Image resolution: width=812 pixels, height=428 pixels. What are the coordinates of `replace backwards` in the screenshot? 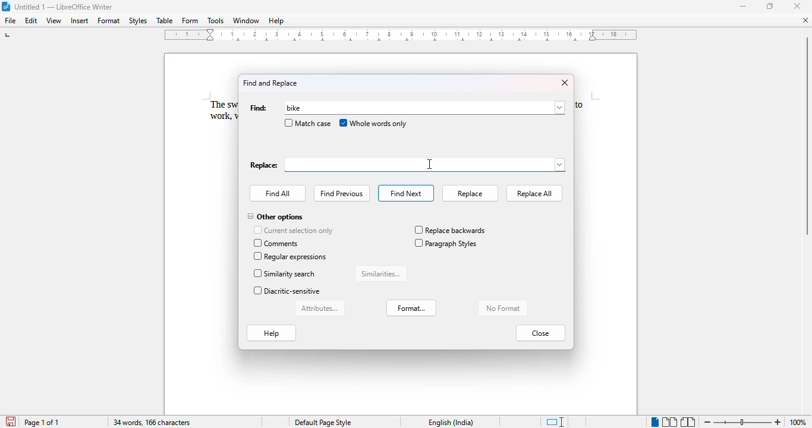 It's located at (449, 230).